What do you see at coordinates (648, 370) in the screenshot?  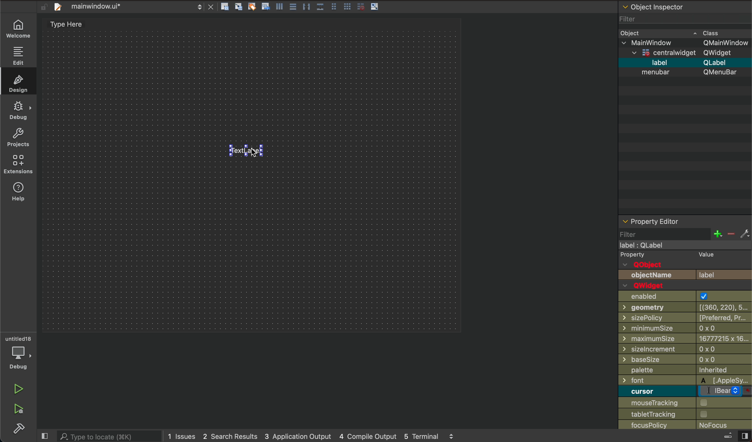 I see `palette` at bounding box center [648, 370].